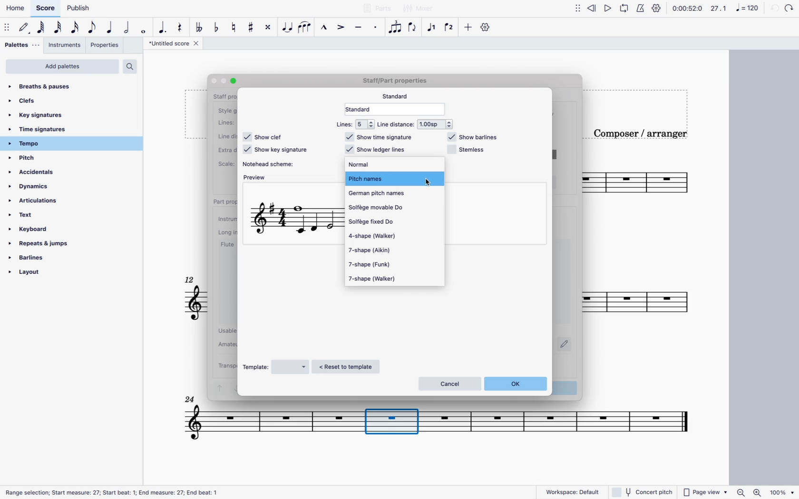  Describe the element at coordinates (377, 264) in the screenshot. I see `7-shape` at that location.